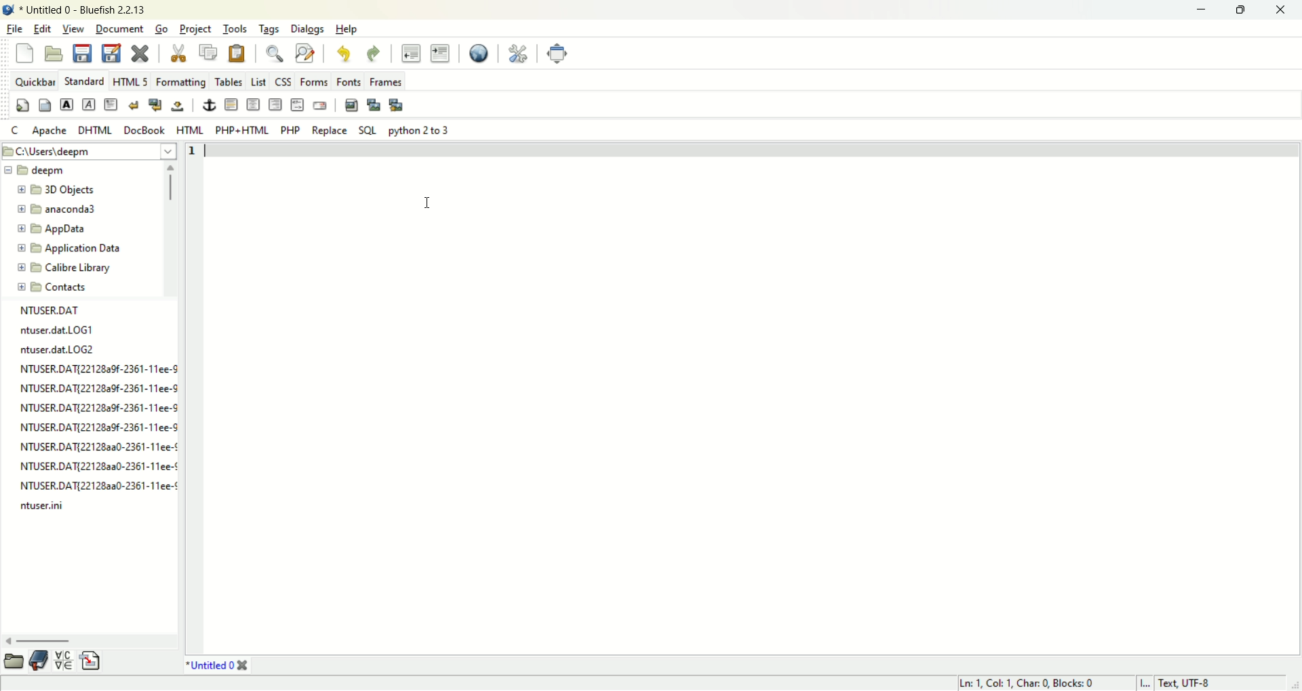  What do you see at coordinates (62, 211) in the screenshot?
I see `anaconda` at bounding box center [62, 211].